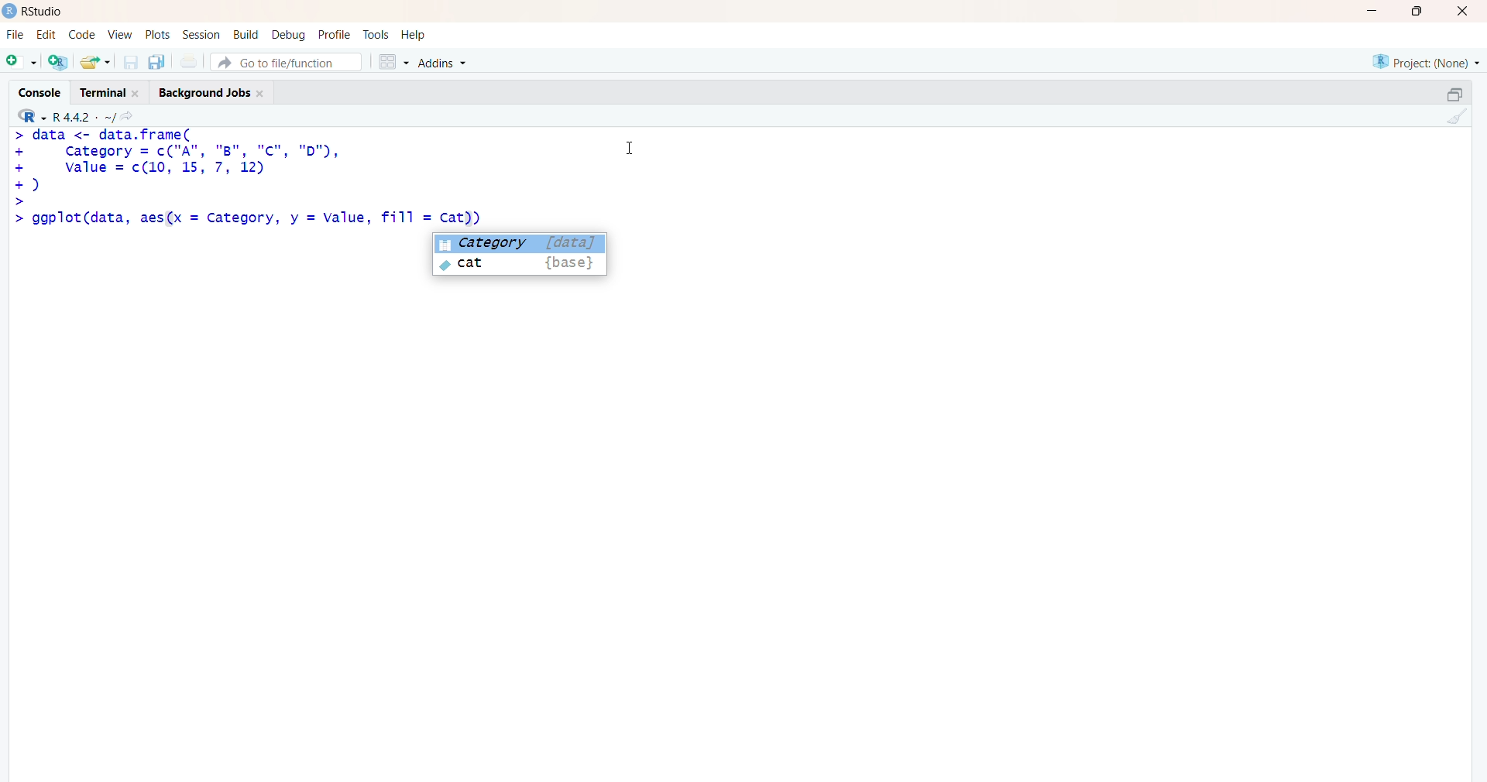  I want to click on profile, so click(333, 36).